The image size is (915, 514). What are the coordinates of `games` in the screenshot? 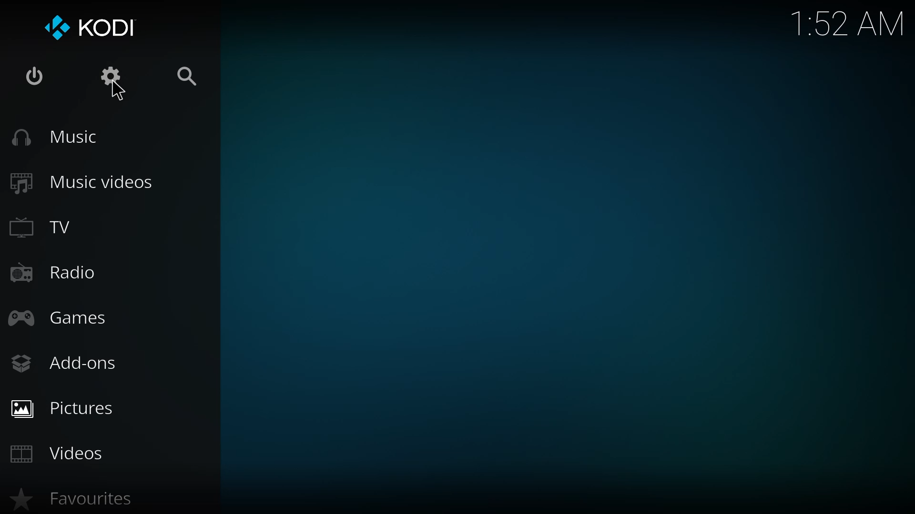 It's located at (59, 316).